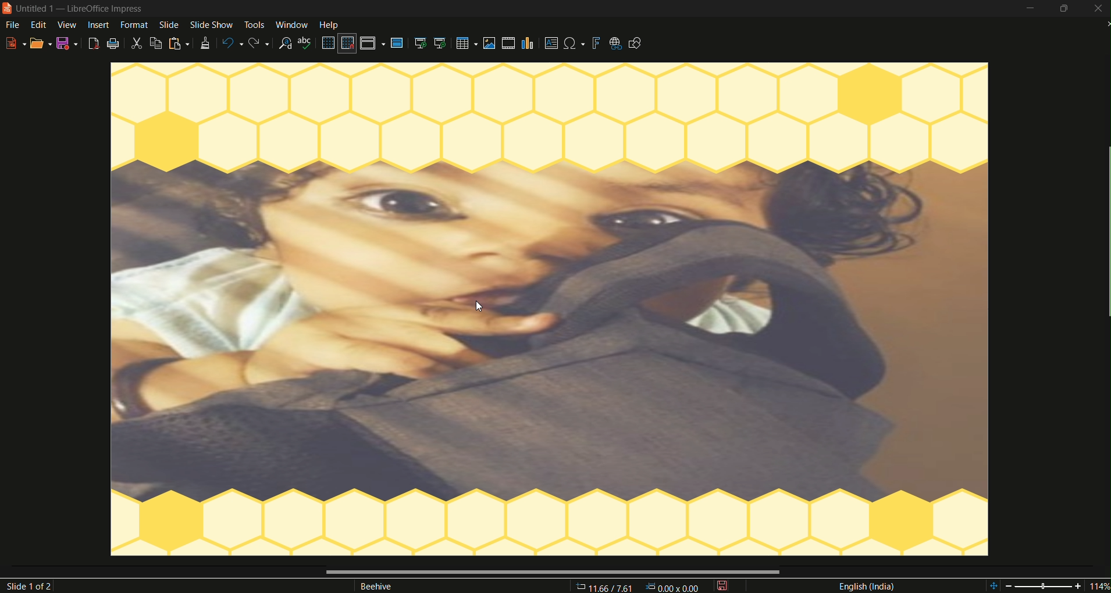 The width and height of the screenshot is (1111, 593). What do you see at coordinates (529, 43) in the screenshot?
I see `insert chart` at bounding box center [529, 43].